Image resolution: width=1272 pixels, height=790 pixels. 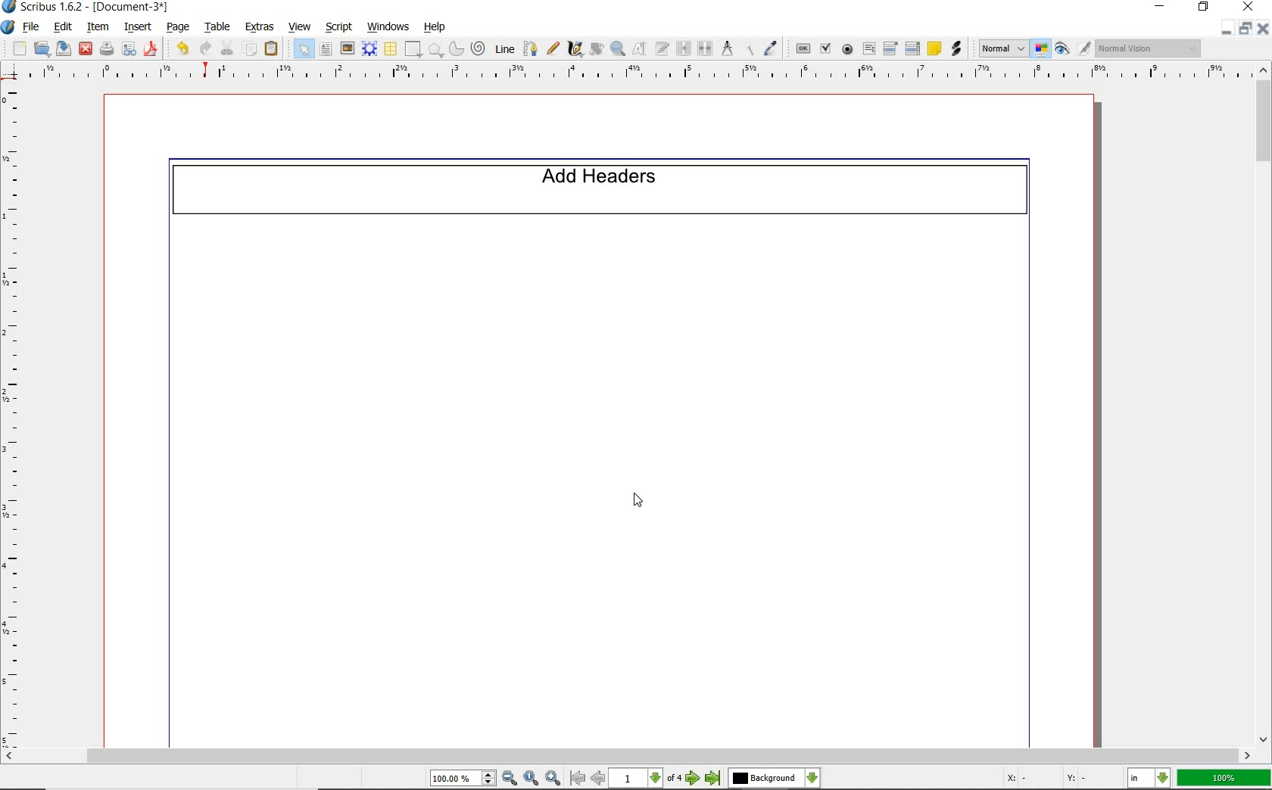 I want to click on arc, so click(x=458, y=49).